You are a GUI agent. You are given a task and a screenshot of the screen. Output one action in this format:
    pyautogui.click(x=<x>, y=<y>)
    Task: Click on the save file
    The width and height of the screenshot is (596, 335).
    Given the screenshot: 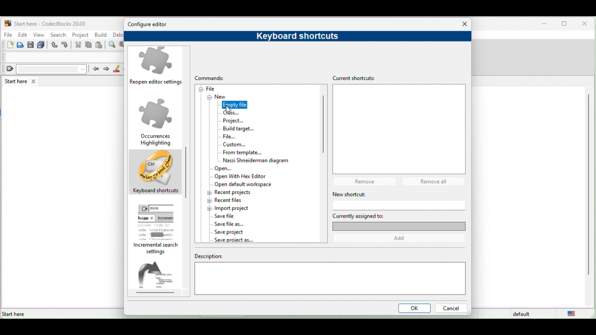 What is the action you would take?
    pyautogui.click(x=226, y=216)
    